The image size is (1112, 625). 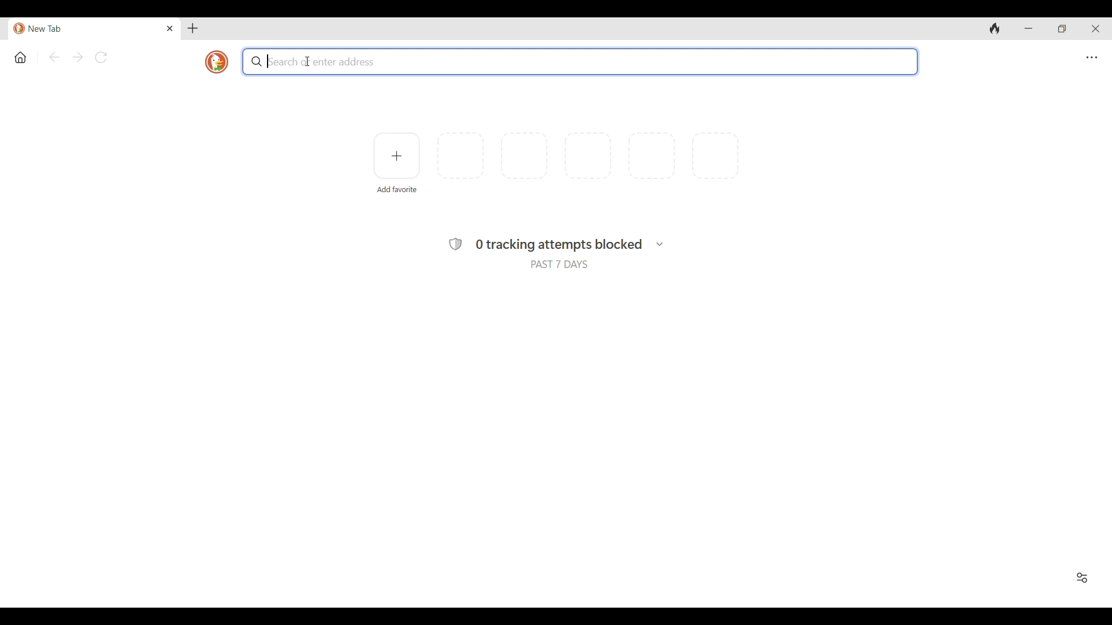 What do you see at coordinates (396, 156) in the screenshot?
I see `Add favorite` at bounding box center [396, 156].